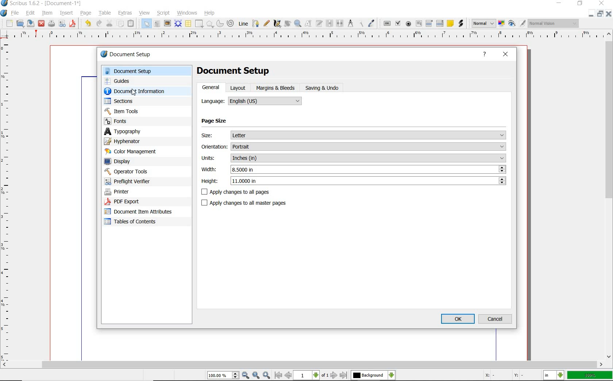  Describe the element at coordinates (354, 135) in the screenshot. I see `size` at that location.